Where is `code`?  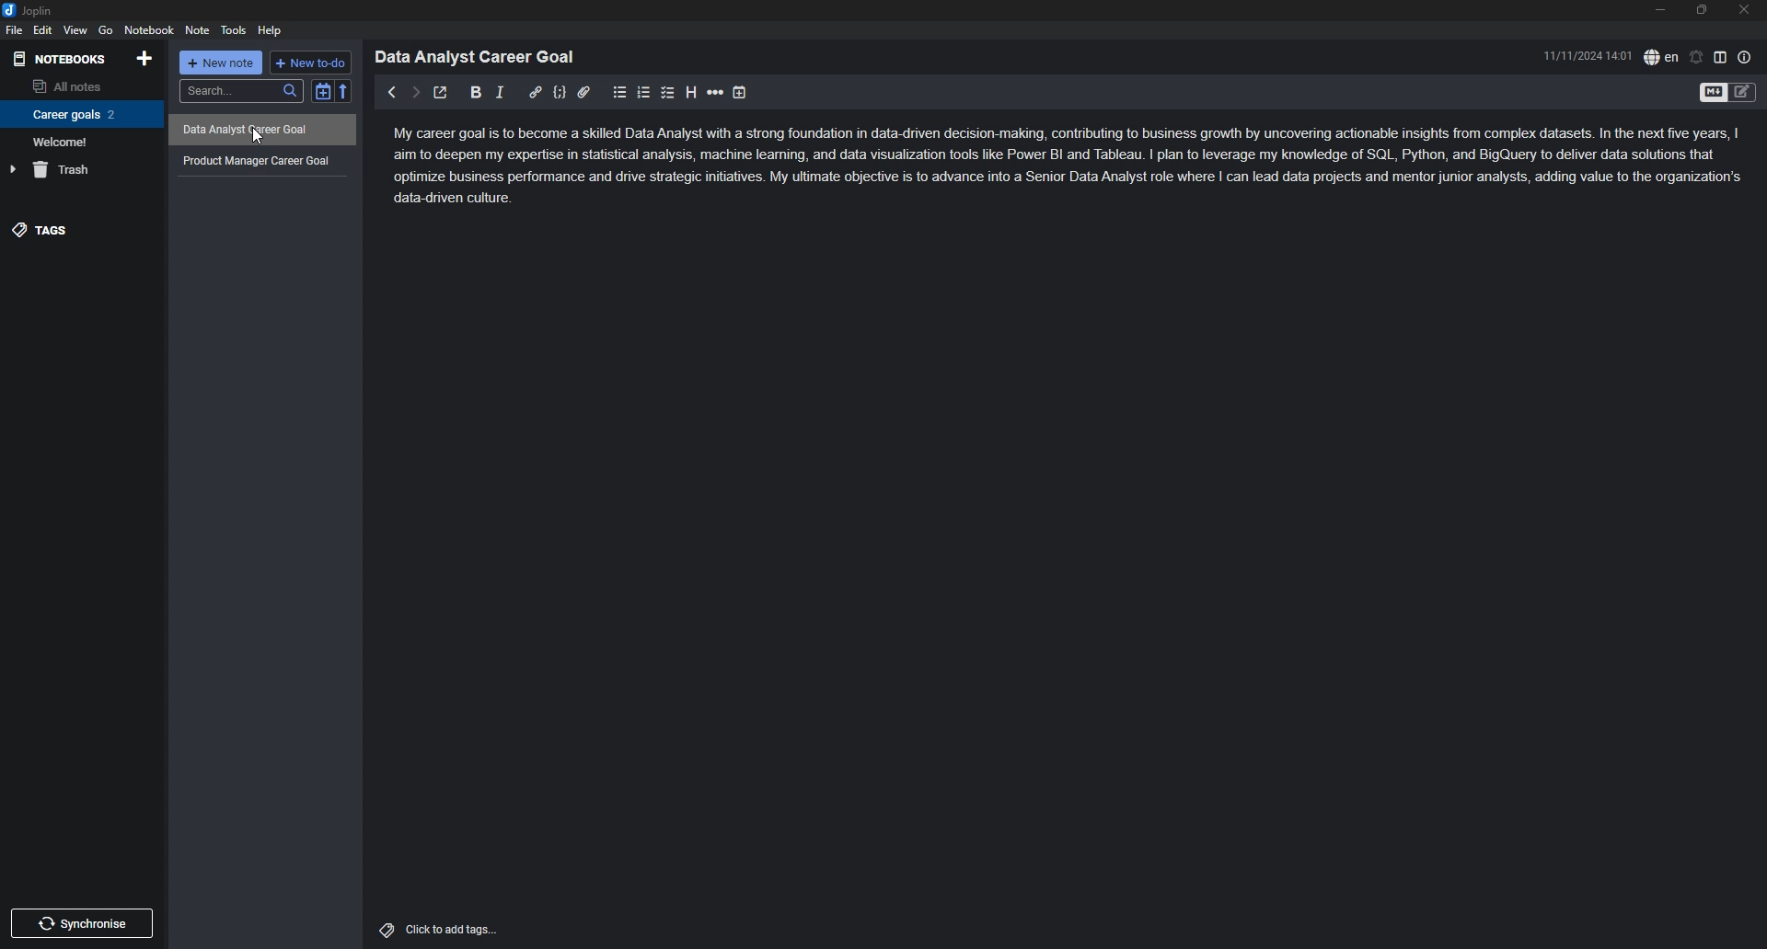
code is located at coordinates (560, 93).